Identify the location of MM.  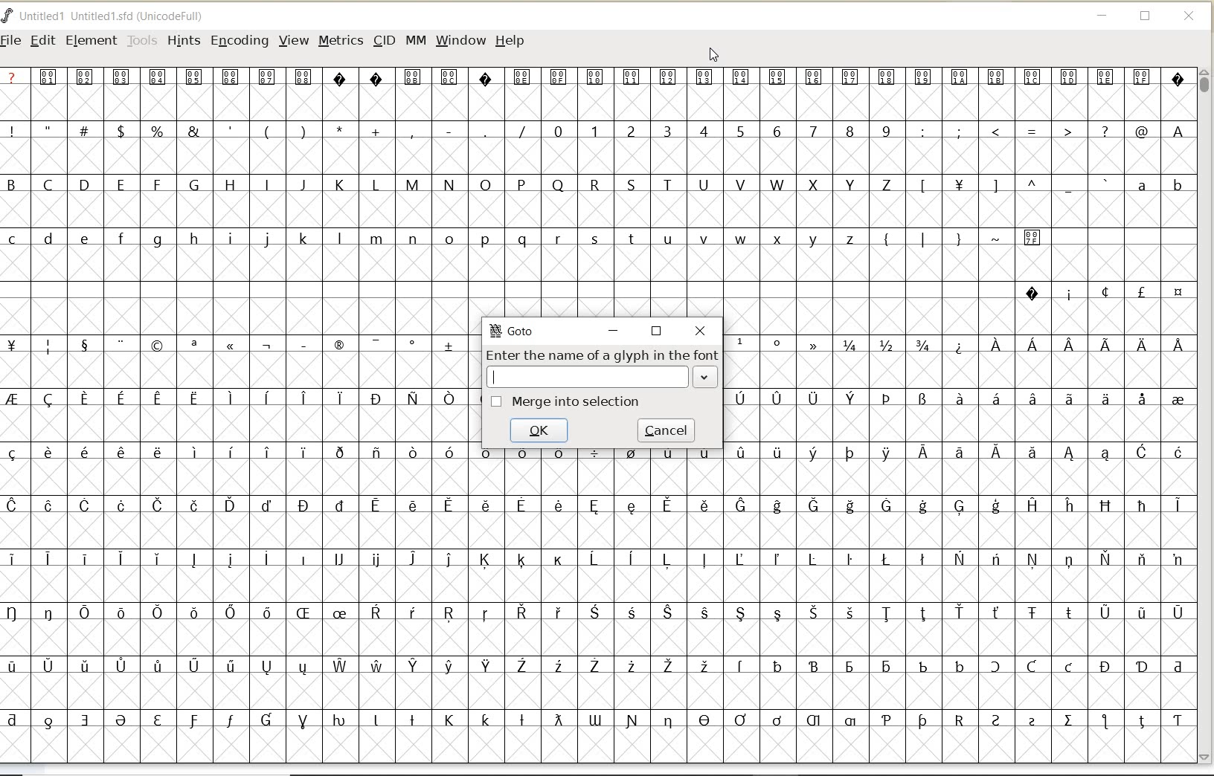
(416, 41).